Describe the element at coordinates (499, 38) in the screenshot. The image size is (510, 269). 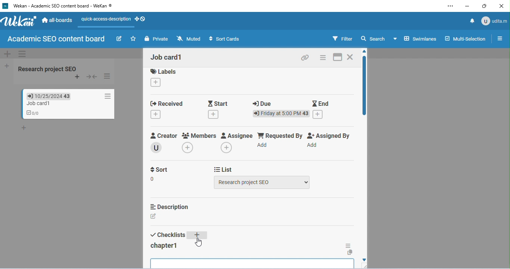
I see `open / close side bar` at that location.